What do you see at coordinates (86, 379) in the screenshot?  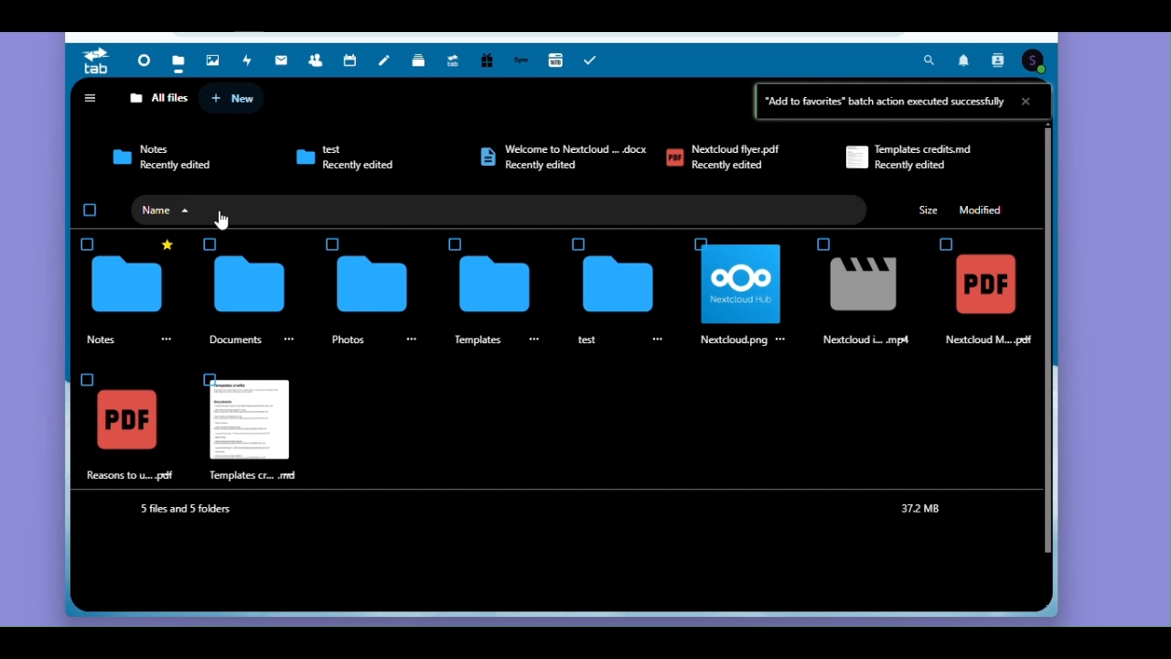 I see `Check Box` at bounding box center [86, 379].